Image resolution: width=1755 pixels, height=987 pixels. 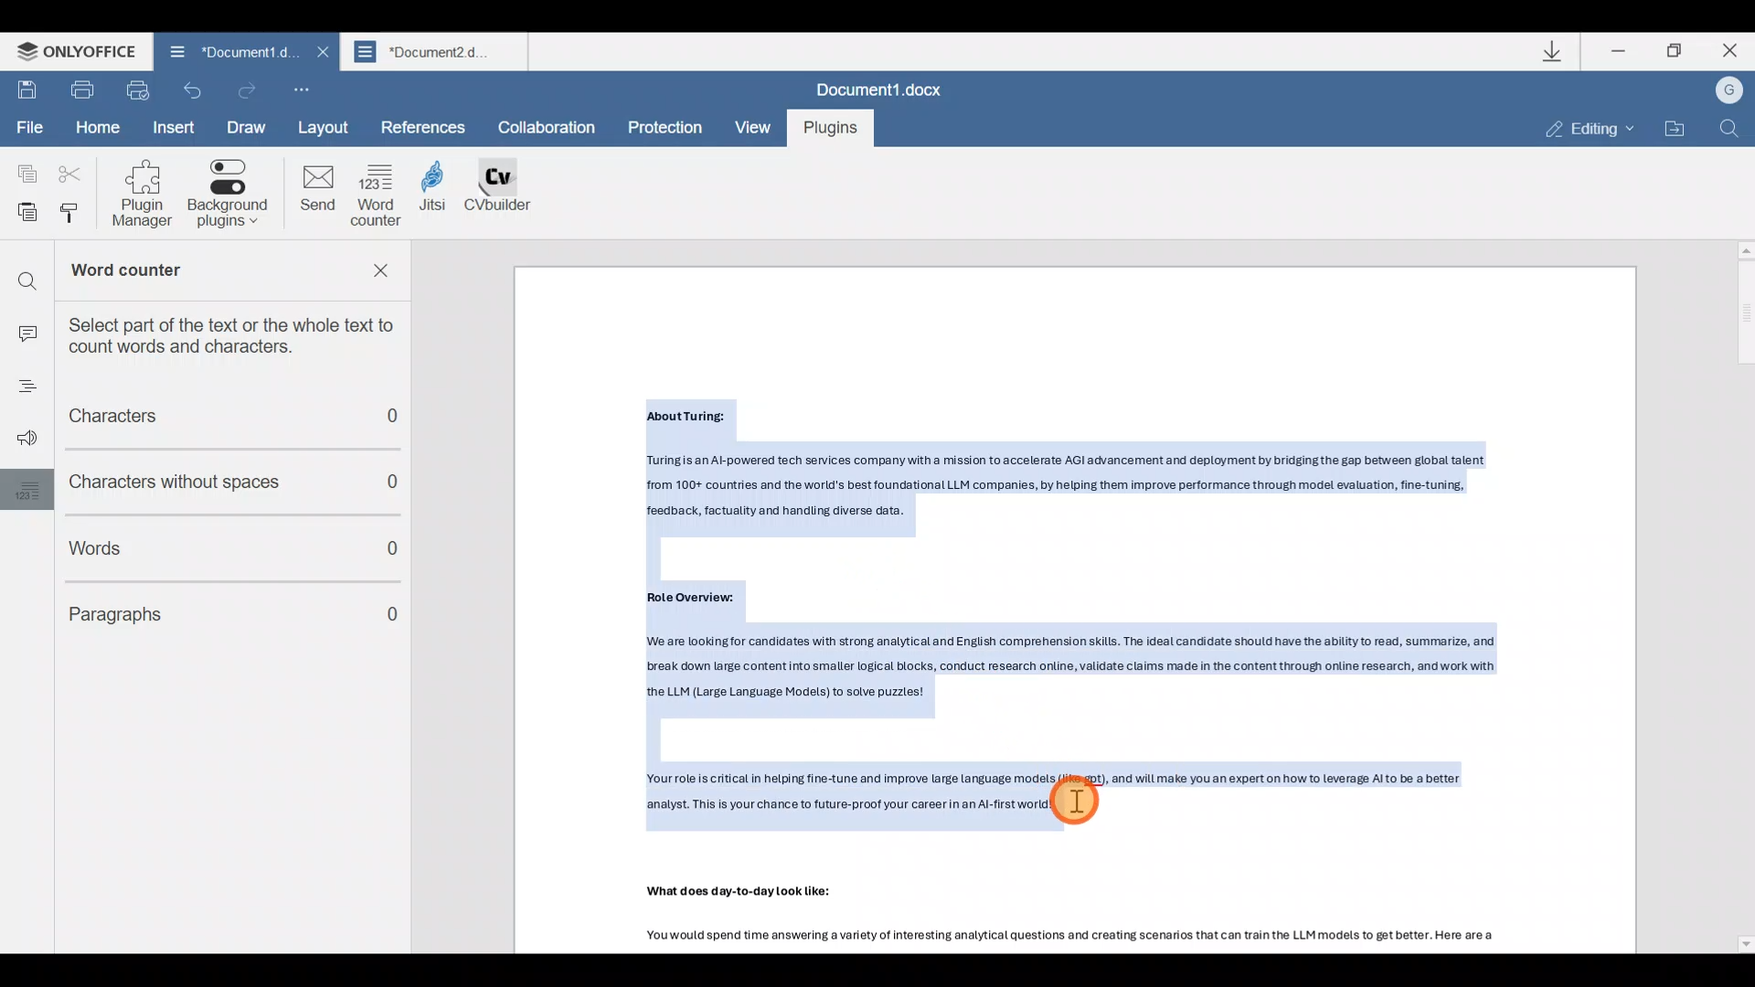 What do you see at coordinates (181, 272) in the screenshot?
I see `Word counter` at bounding box center [181, 272].